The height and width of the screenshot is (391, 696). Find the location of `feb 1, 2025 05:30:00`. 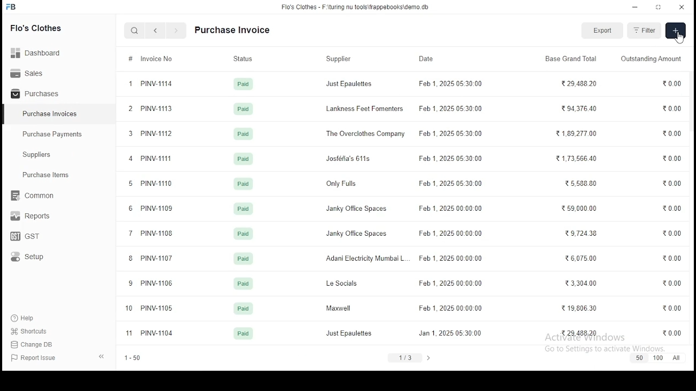

feb 1, 2025 05:30:00 is located at coordinates (455, 235).